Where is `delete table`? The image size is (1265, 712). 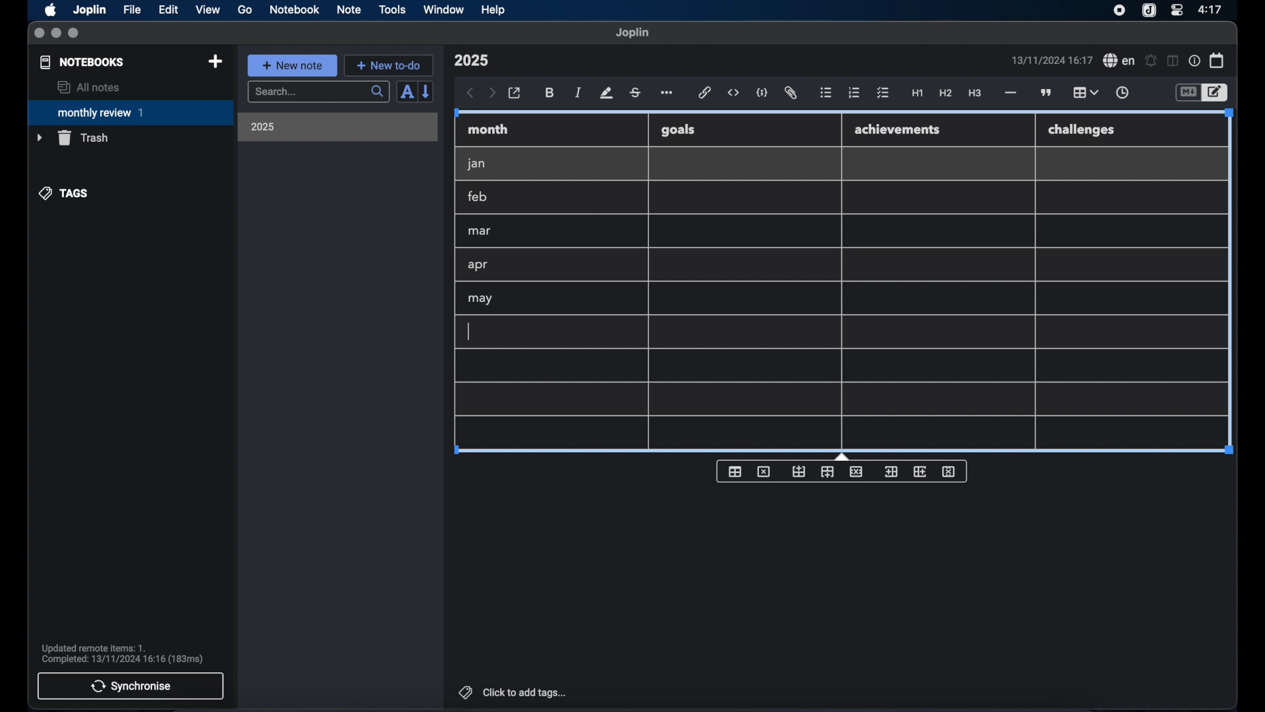 delete table is located at coordinates (764, 472).